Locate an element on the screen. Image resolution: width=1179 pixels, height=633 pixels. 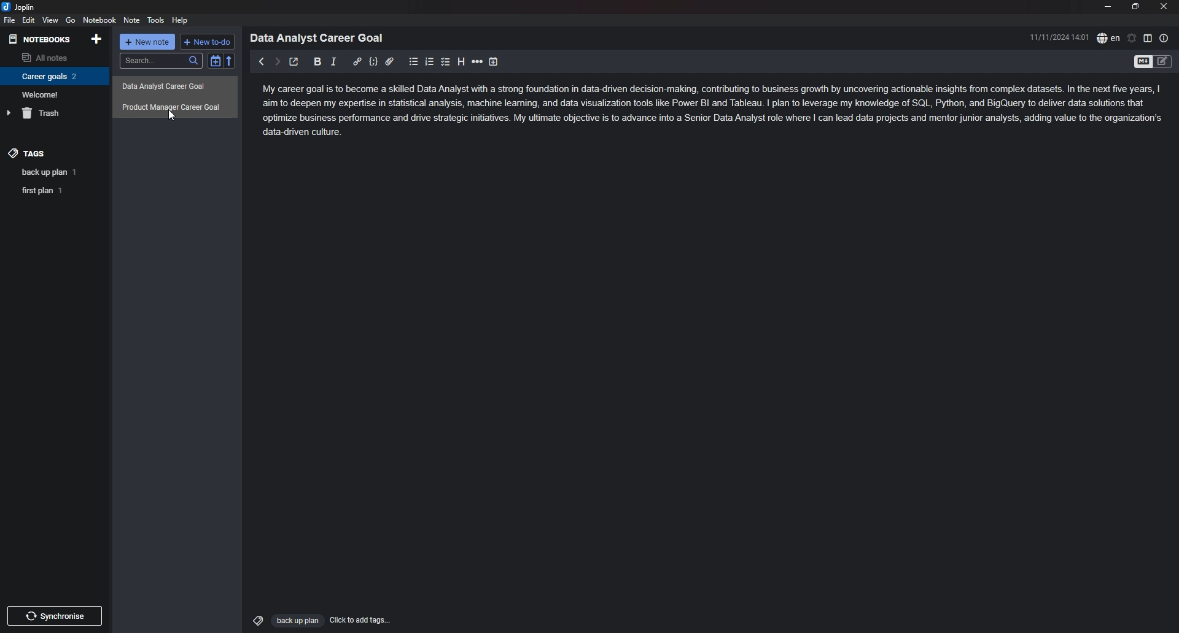
Toggle Editor is located at coordinates (1163, 63).